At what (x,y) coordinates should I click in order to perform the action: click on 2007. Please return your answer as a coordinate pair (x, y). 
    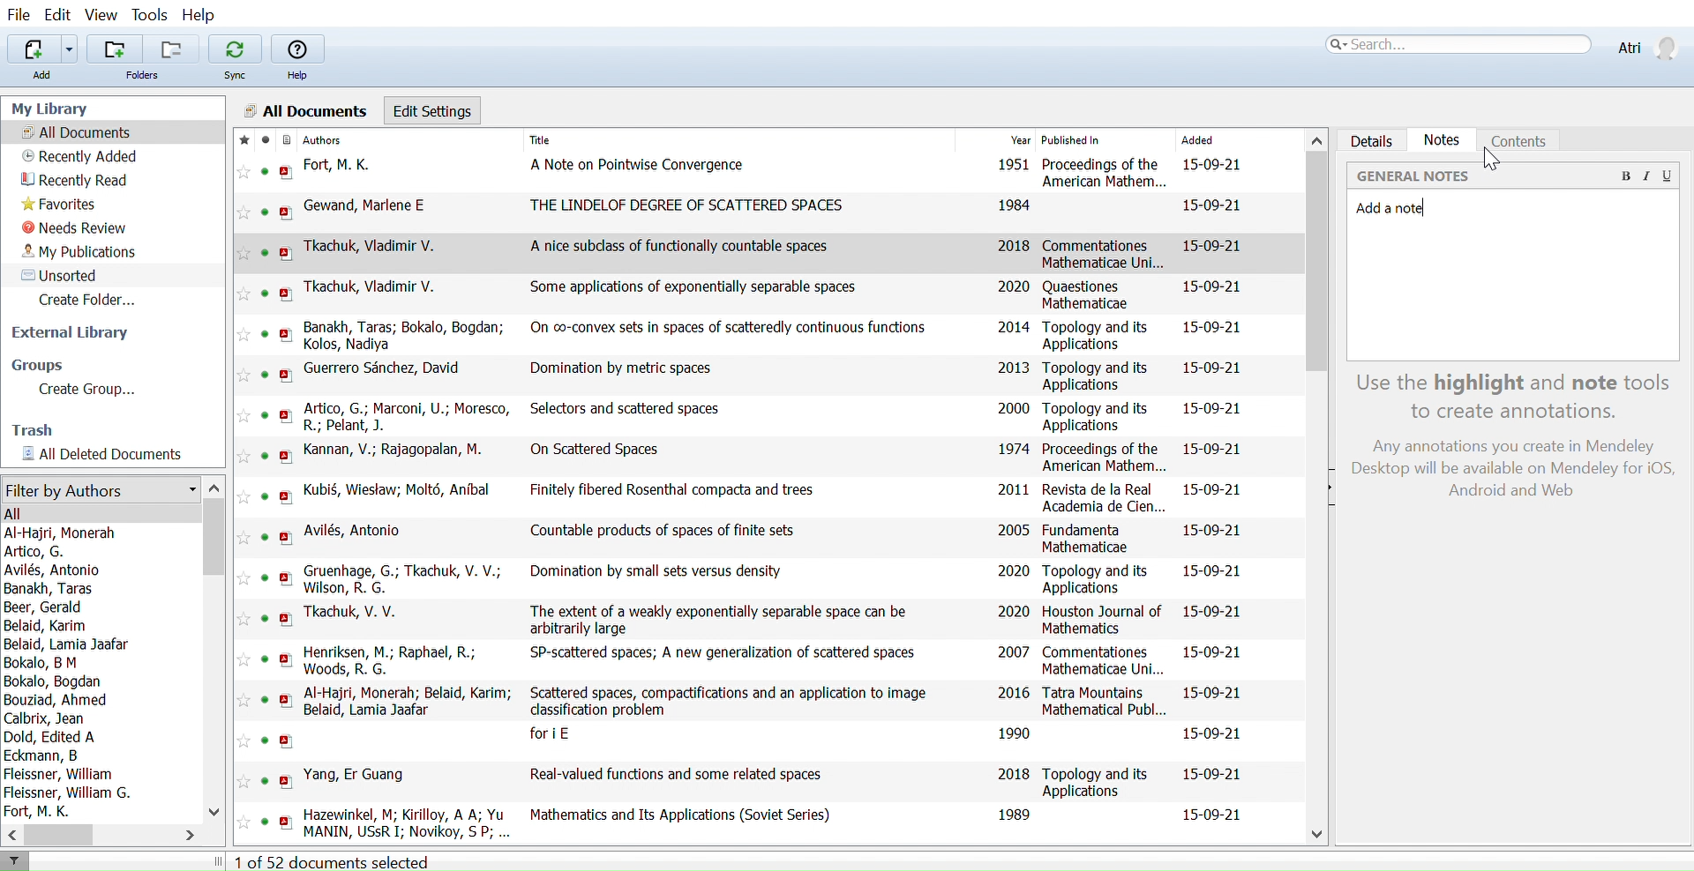
    Looking at the image, I should click on (1013, 651).